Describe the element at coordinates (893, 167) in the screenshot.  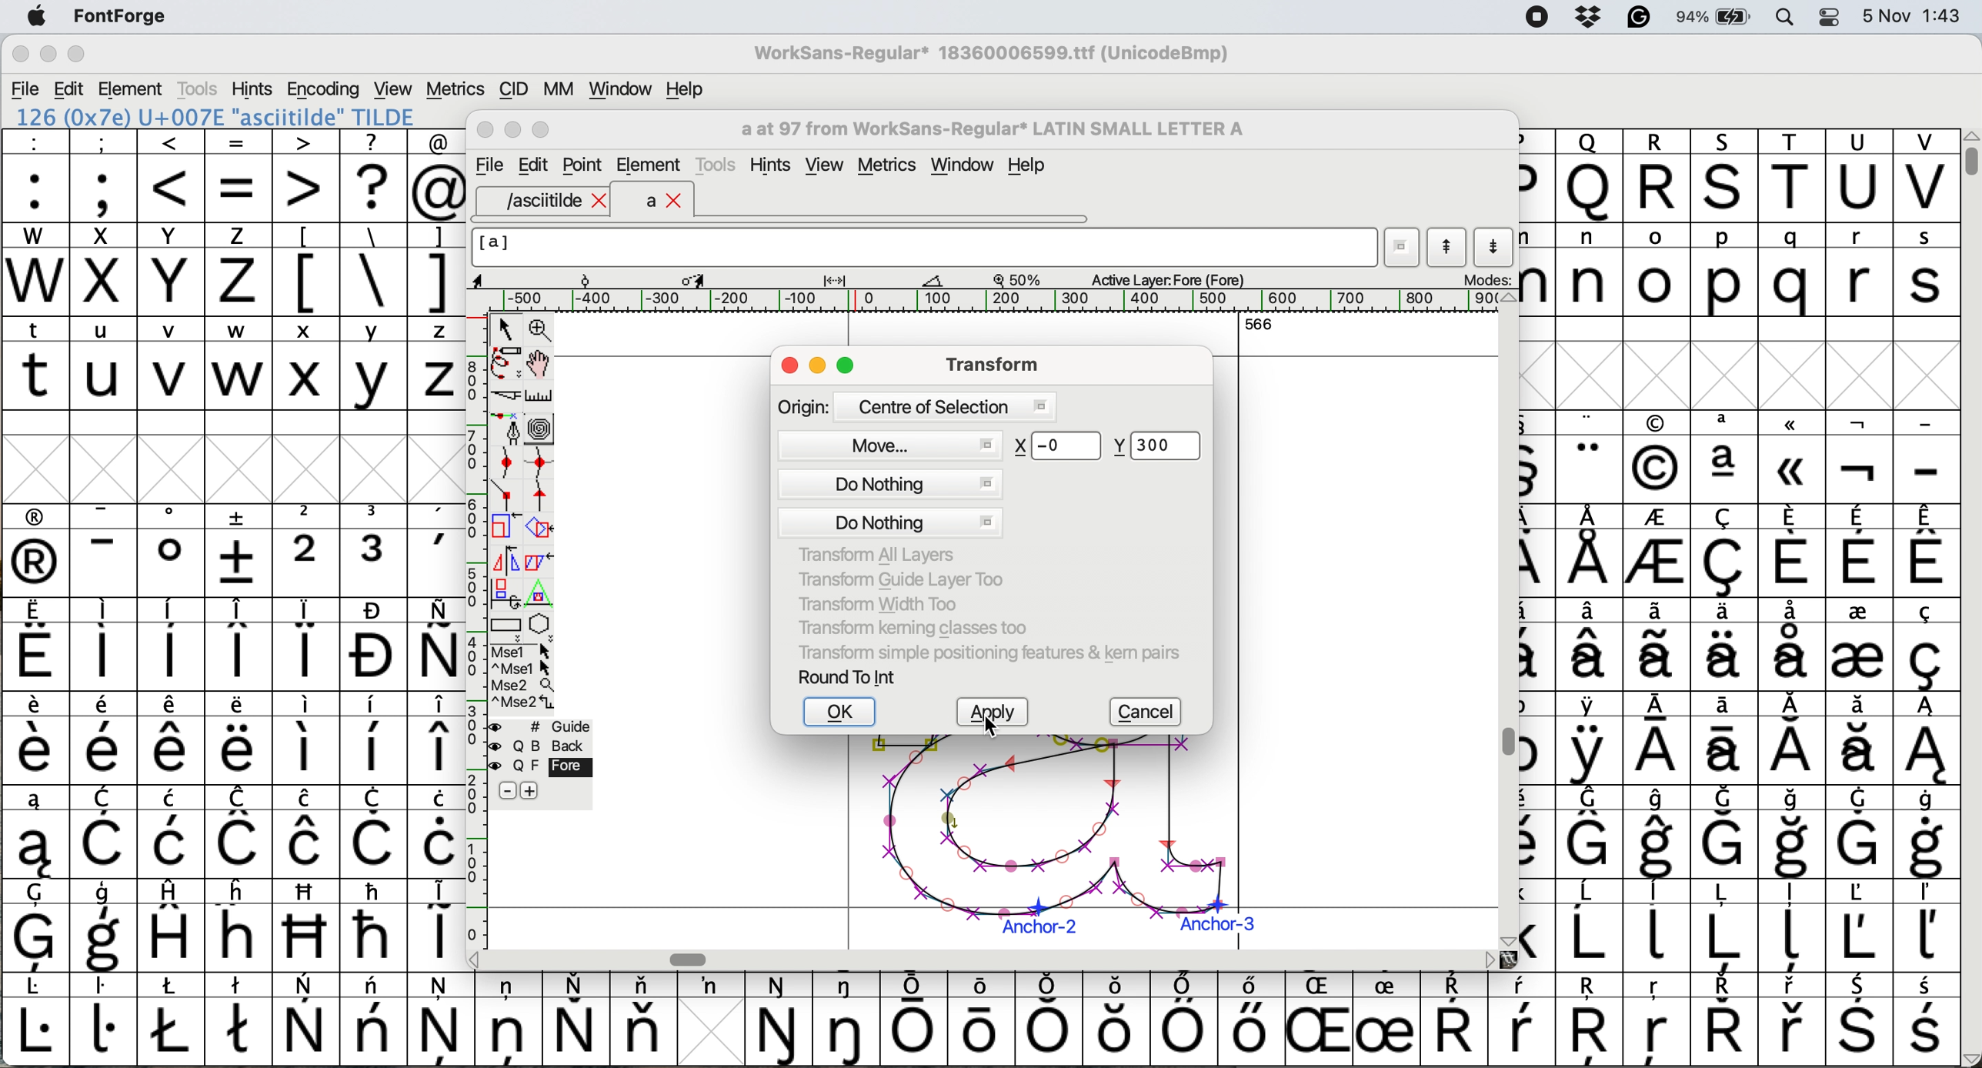
I see `metrics` at that location.